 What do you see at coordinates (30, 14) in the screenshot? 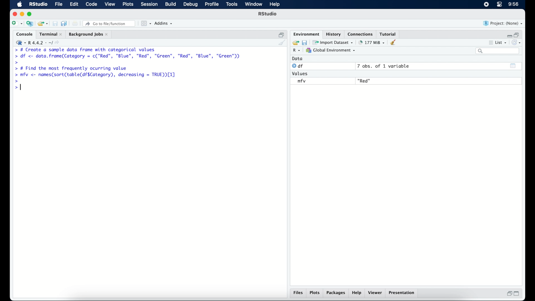
I see `maximize` at bounding box center [30, 14].